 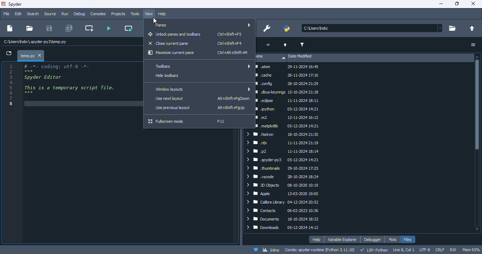 I want to click on help, so click(x=317, y=240).